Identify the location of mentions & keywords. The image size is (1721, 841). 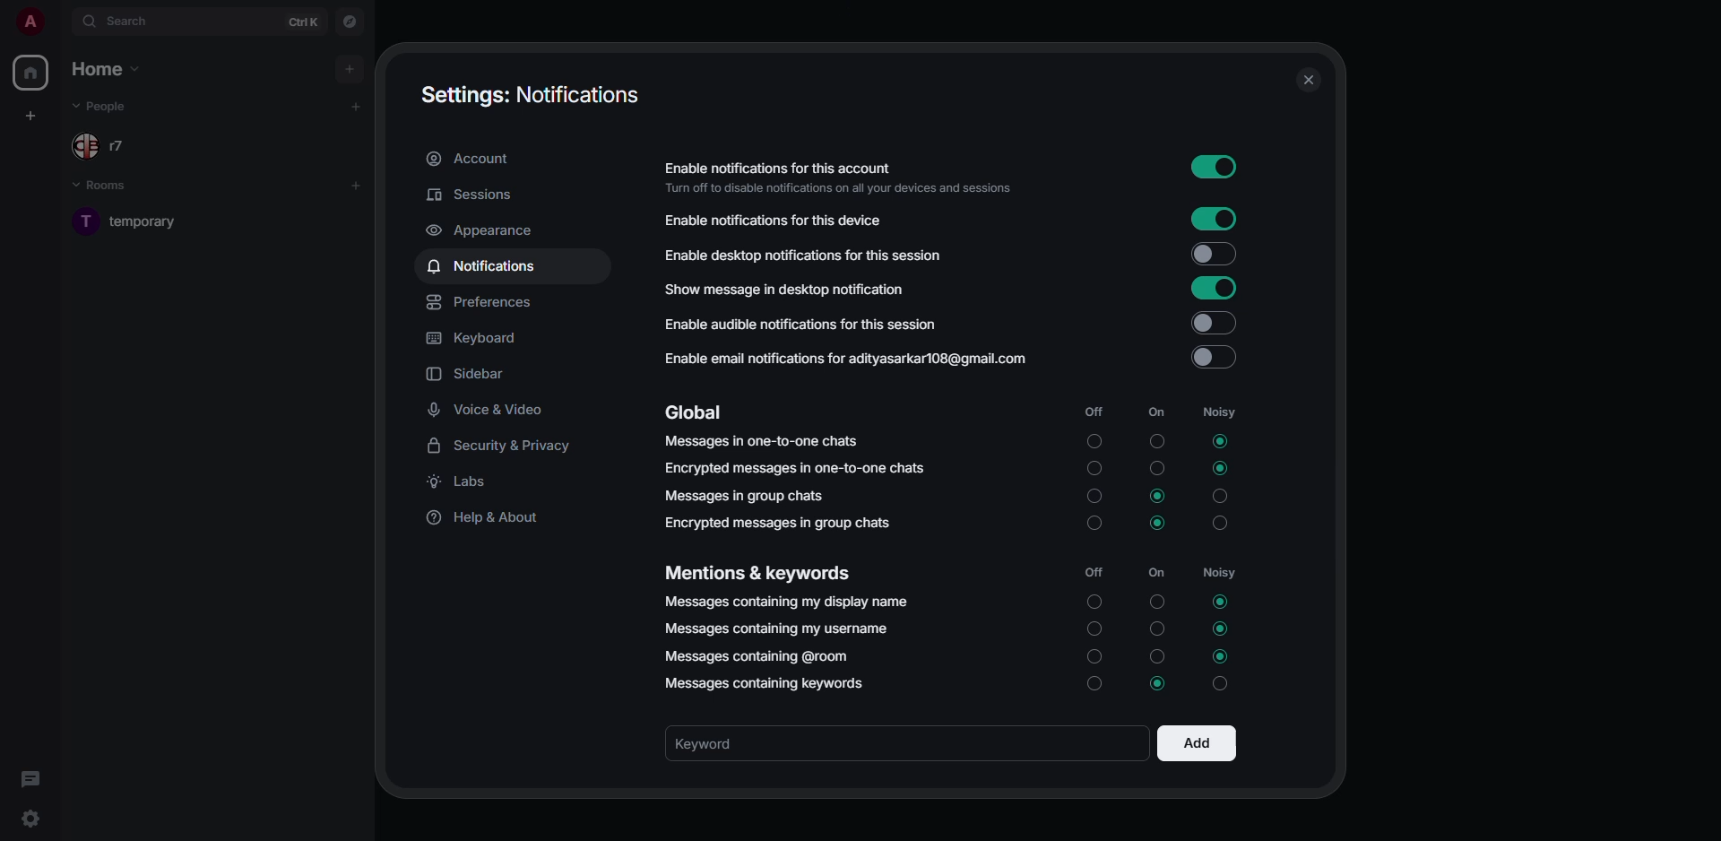
(756, 570).